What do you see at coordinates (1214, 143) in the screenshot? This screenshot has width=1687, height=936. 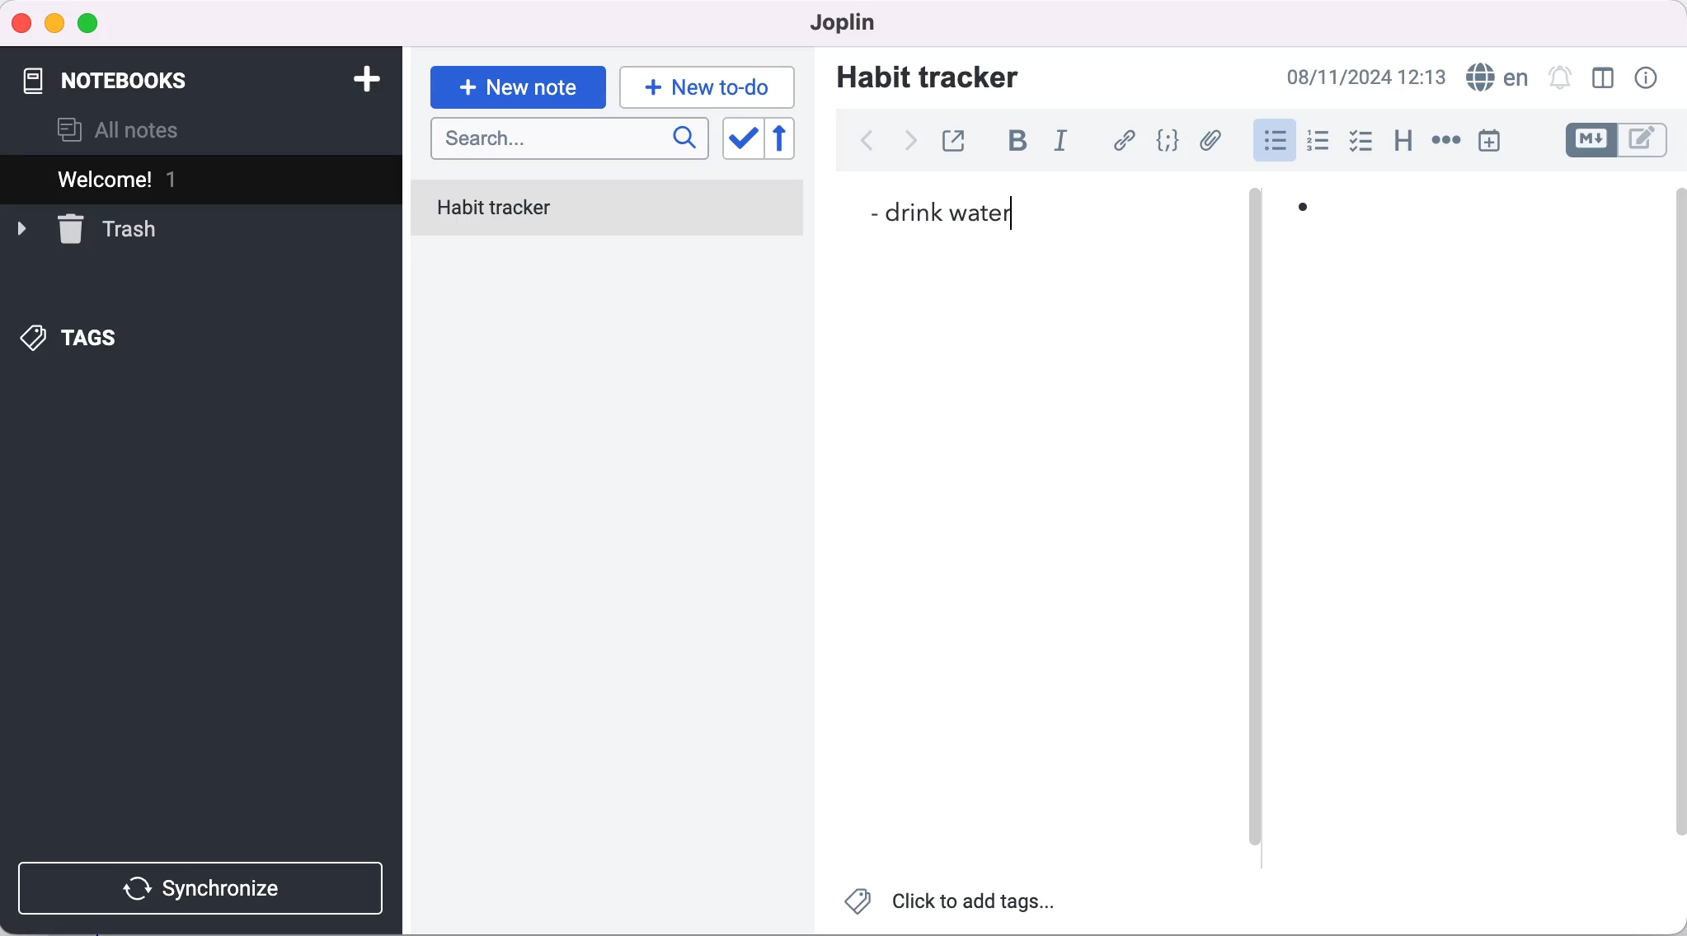 I see `add file` at bounding box center [1214, 143].